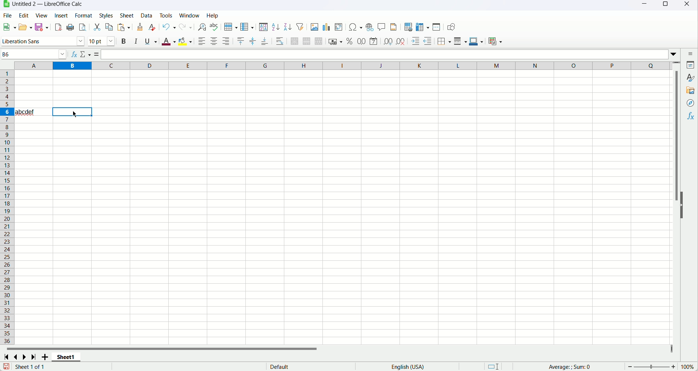 This screenshot has width=698, height=371. I want to click on save, so click(7, 366).